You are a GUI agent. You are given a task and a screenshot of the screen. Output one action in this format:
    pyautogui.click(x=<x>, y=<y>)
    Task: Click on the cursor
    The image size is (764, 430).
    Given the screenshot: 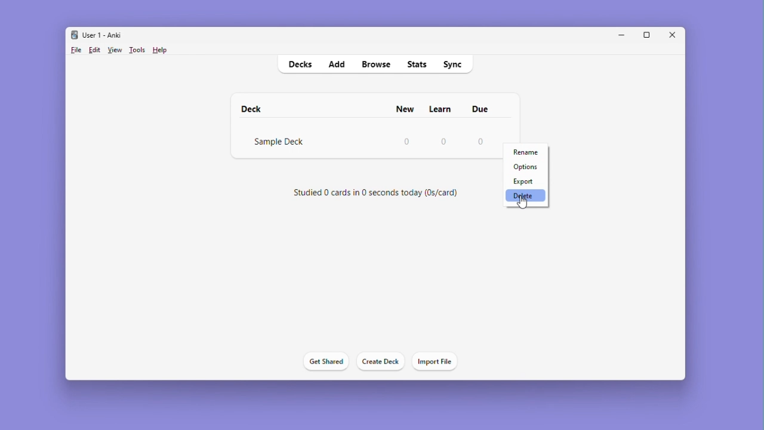 What is the action you would take?
    pyautogui.click(x=524, y=205)
    